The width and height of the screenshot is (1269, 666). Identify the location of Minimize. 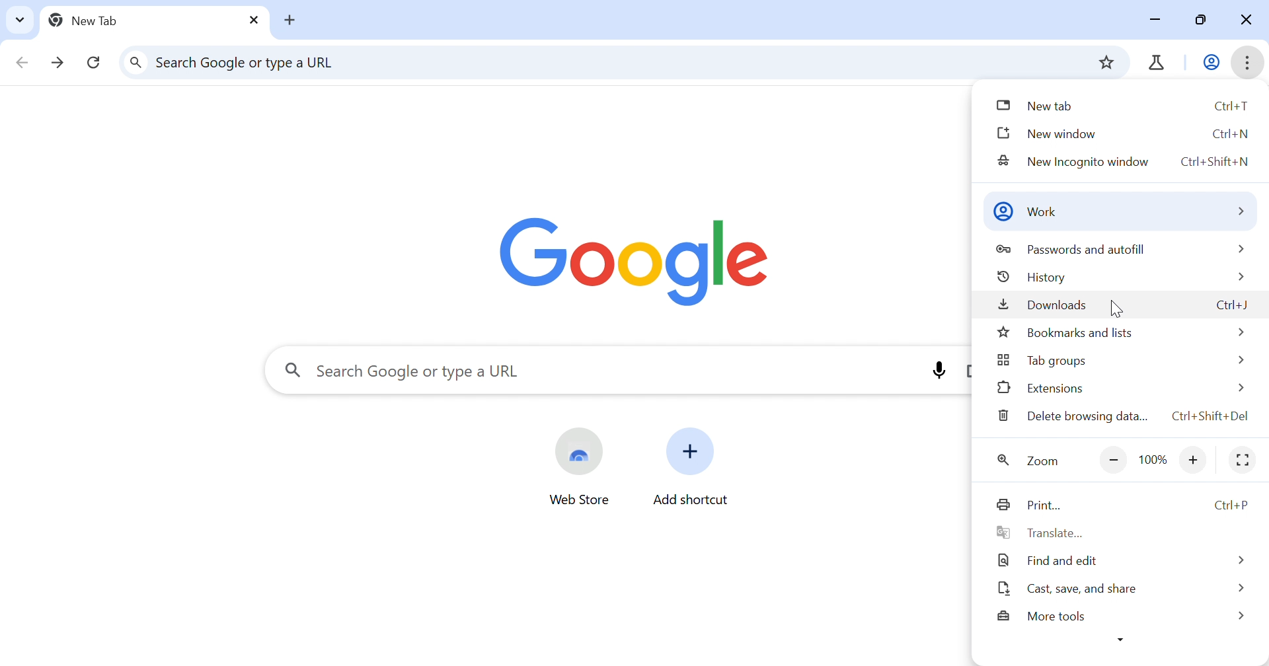
(1159, 21).